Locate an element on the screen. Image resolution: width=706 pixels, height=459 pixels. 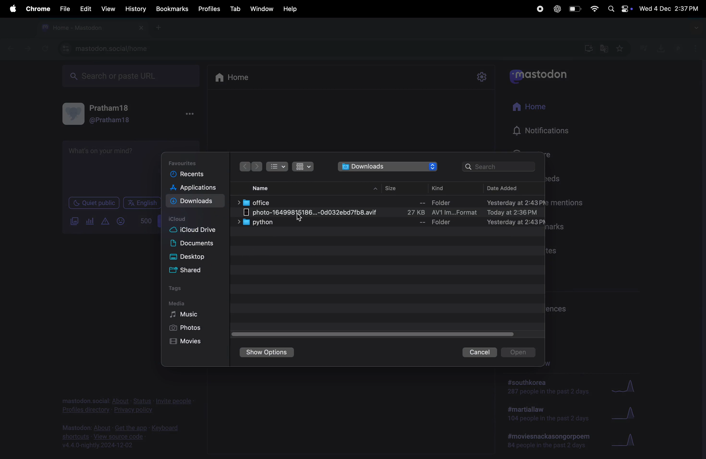
i colud drive is located at coordinates (193, 231).